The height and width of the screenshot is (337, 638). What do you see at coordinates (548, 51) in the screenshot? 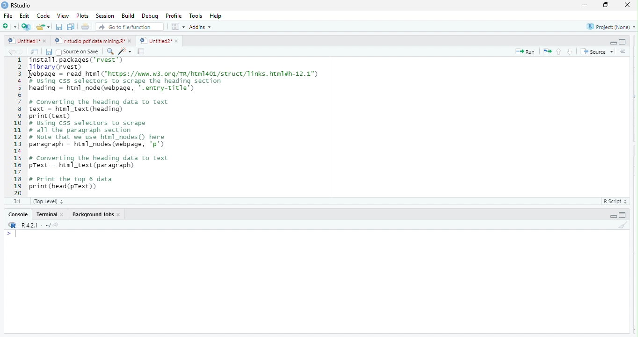
I see `re run the previous code` at bounding box center [548, 51].